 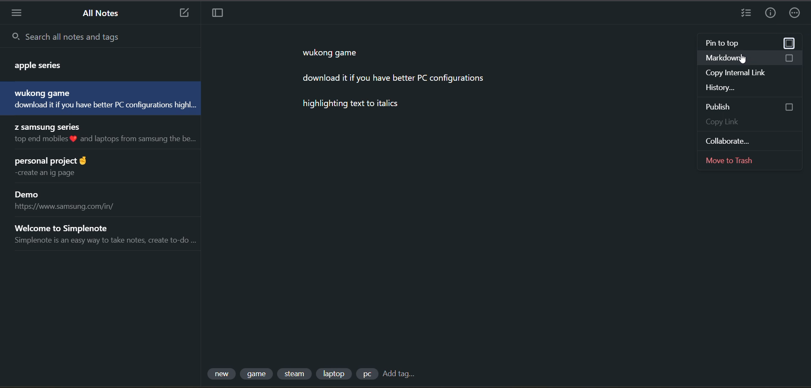 I want to click on collaborate, so click(x=737, y=141).